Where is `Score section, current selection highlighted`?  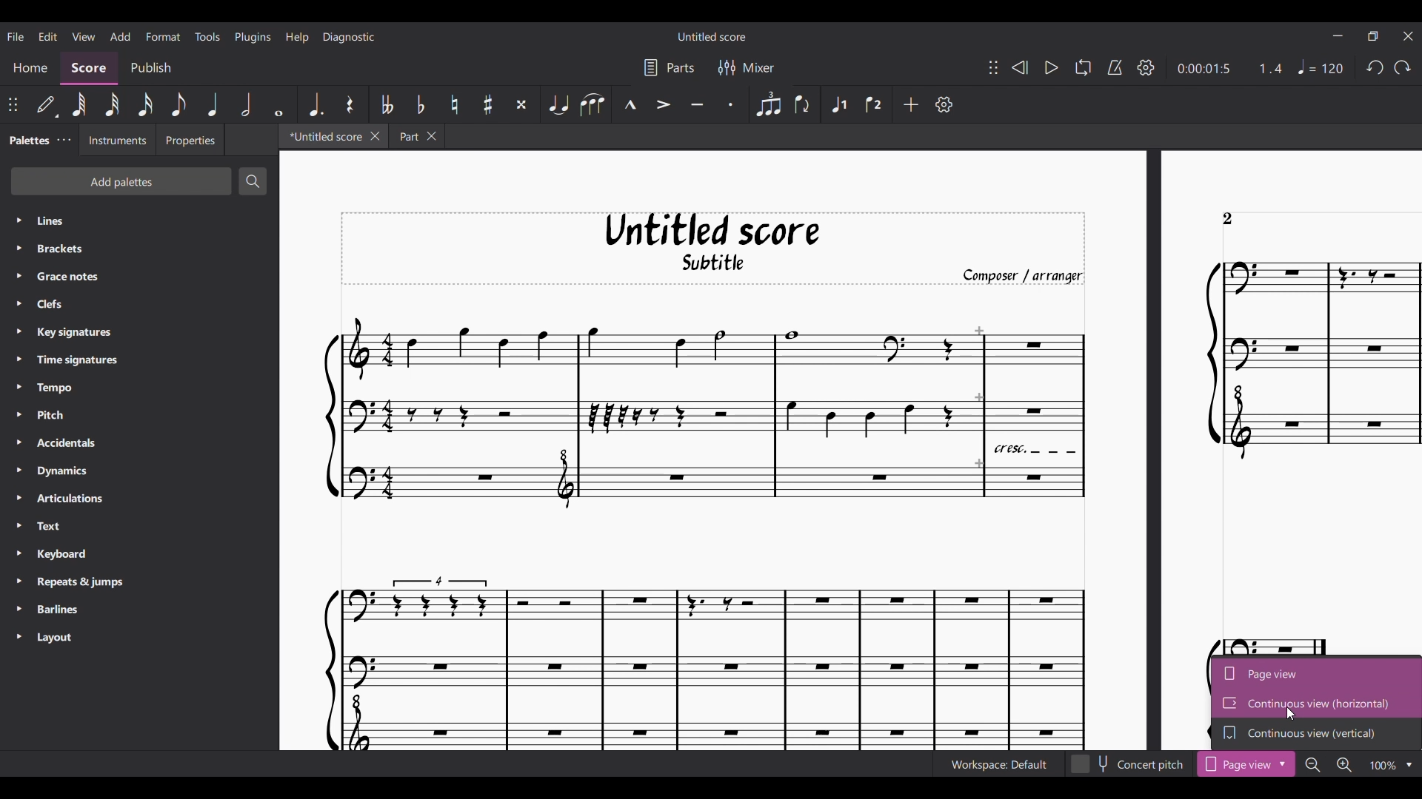
Score section, current selection highlighted is located at coordinates (89, 69).